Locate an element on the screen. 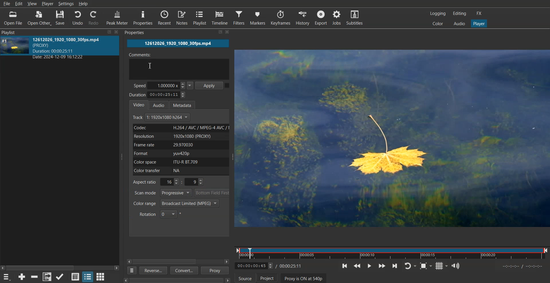  Markers is located at coordinates (258, 17).